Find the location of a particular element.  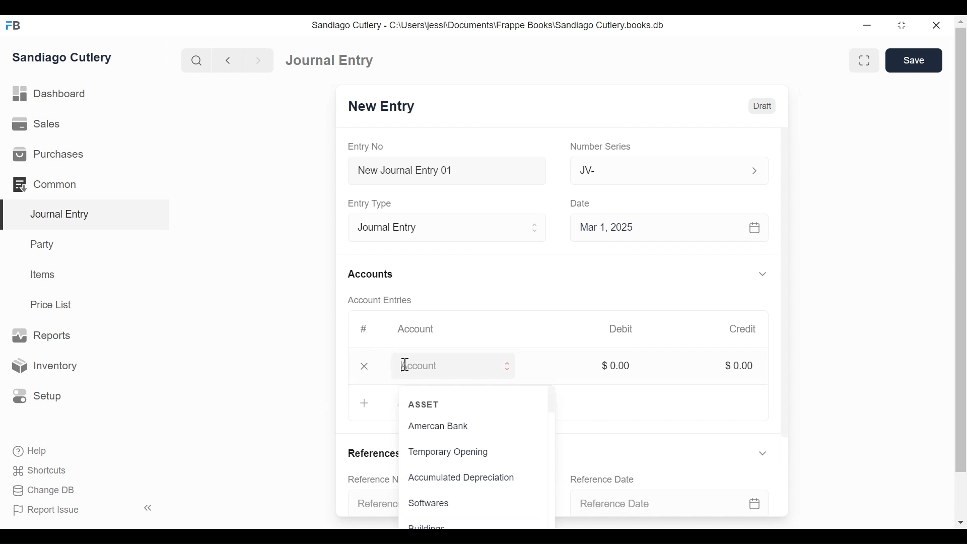

Draft is located at coordinates (767, 106).